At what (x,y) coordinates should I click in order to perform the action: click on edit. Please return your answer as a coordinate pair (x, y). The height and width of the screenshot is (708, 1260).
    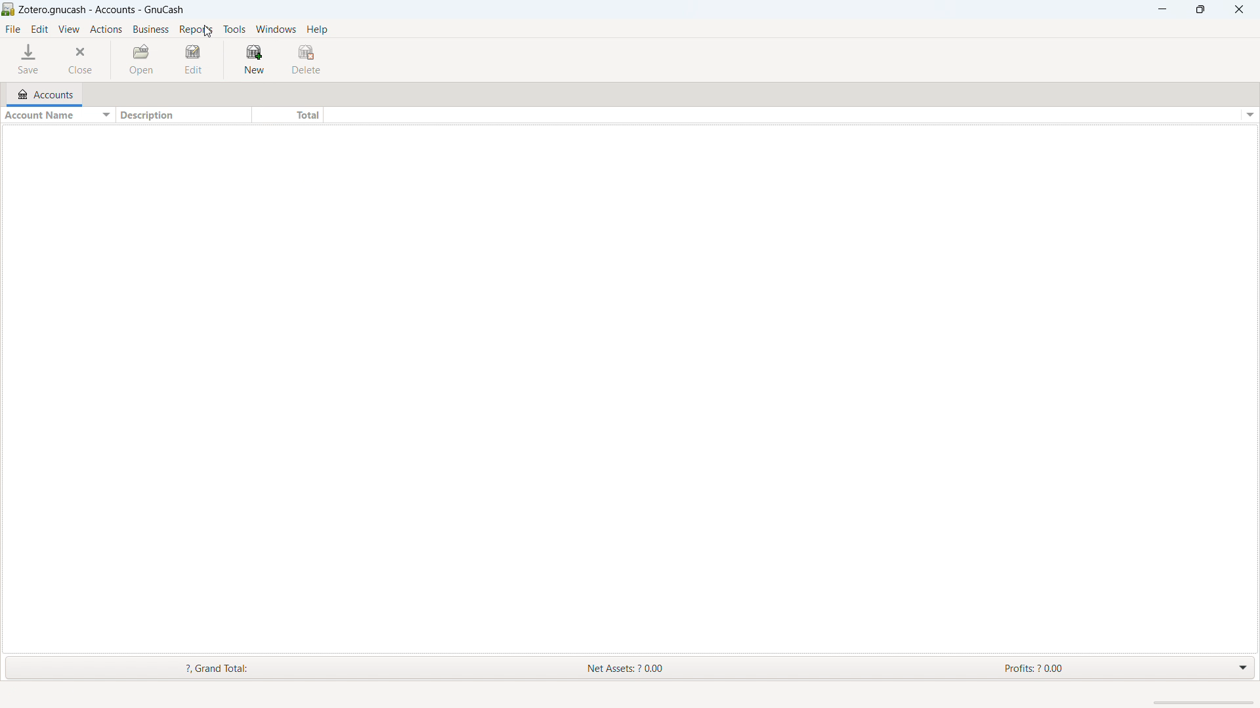
    Looking at the image, I should click on (198, 60).